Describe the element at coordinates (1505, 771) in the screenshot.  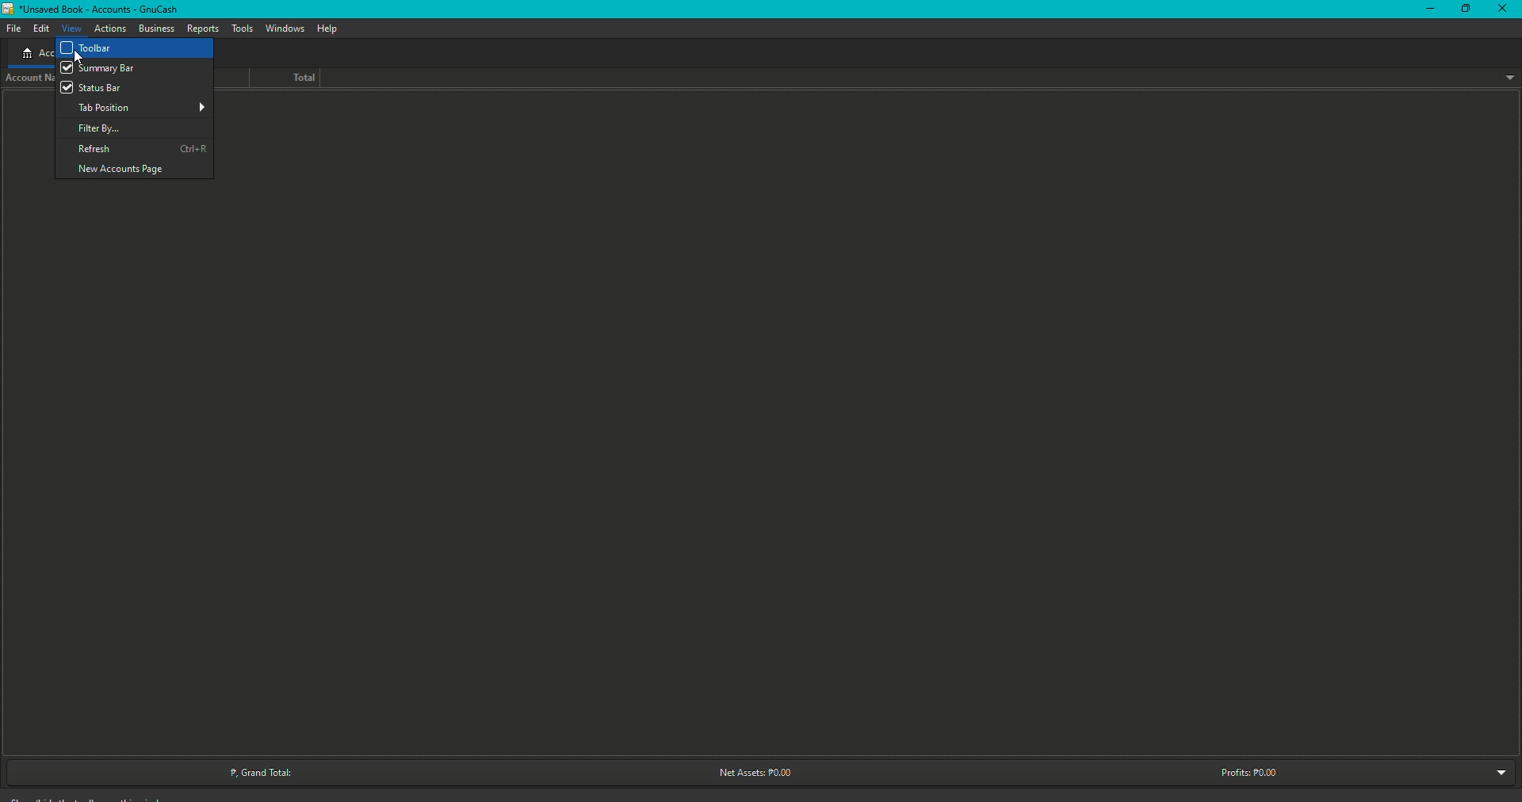
I see `Drop down` at that location.